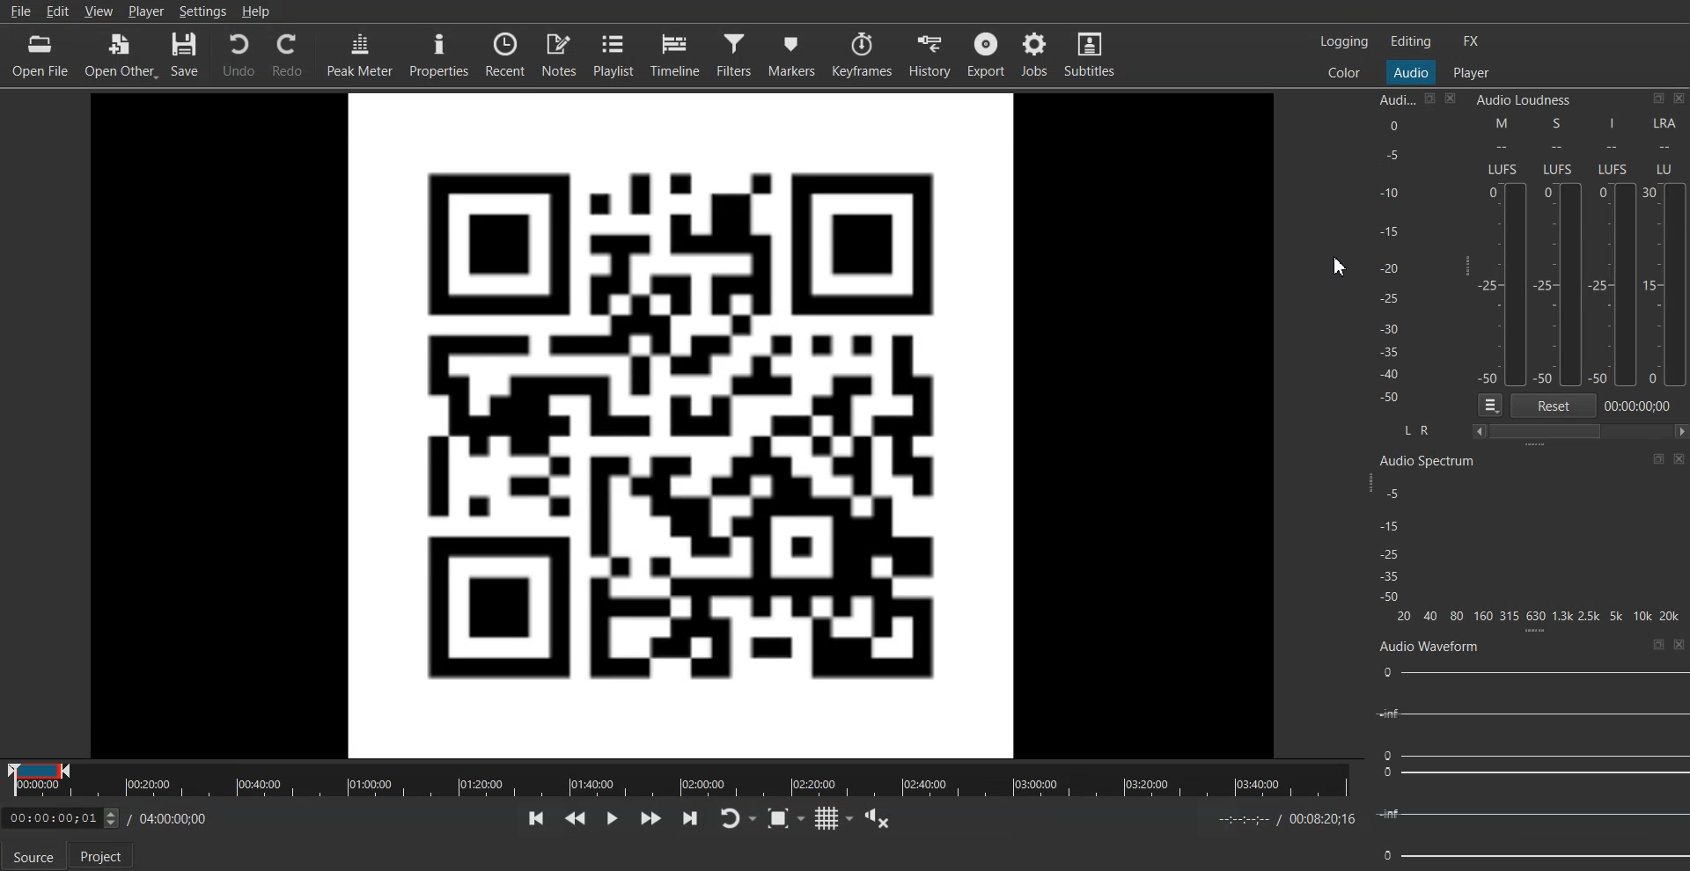 The image size is (1690, 871). Describe the element at coordinates (1472, 40) in the screenshot. I see `Switch to the effect layout` at that location.